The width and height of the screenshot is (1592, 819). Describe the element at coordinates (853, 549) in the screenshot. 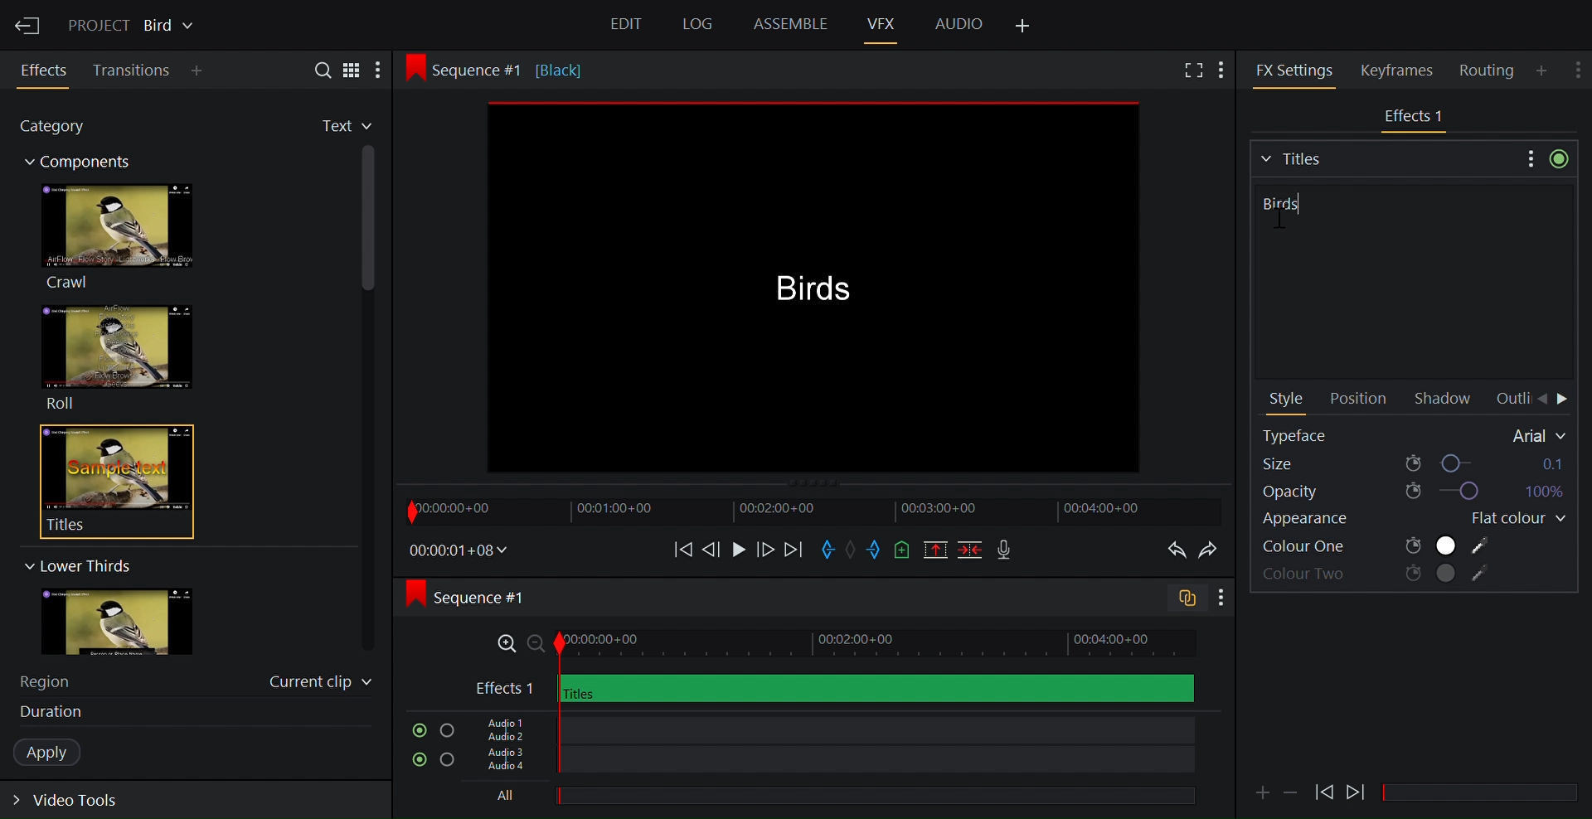

I see `Clear marks` at that location.